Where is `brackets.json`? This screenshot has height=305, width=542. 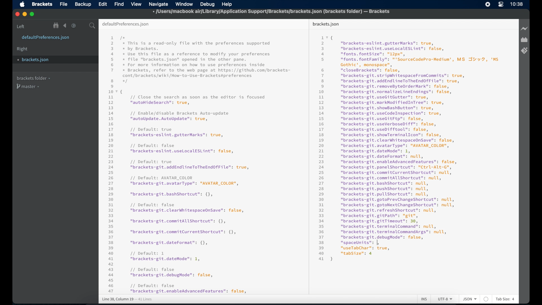 brackets.json is located at coordinates (326, 24).